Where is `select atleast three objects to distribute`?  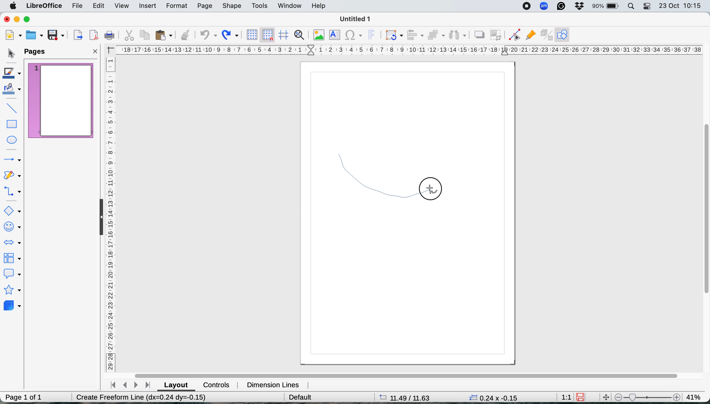 select atleast three objects to distribute is located at coordinates (458, 35).